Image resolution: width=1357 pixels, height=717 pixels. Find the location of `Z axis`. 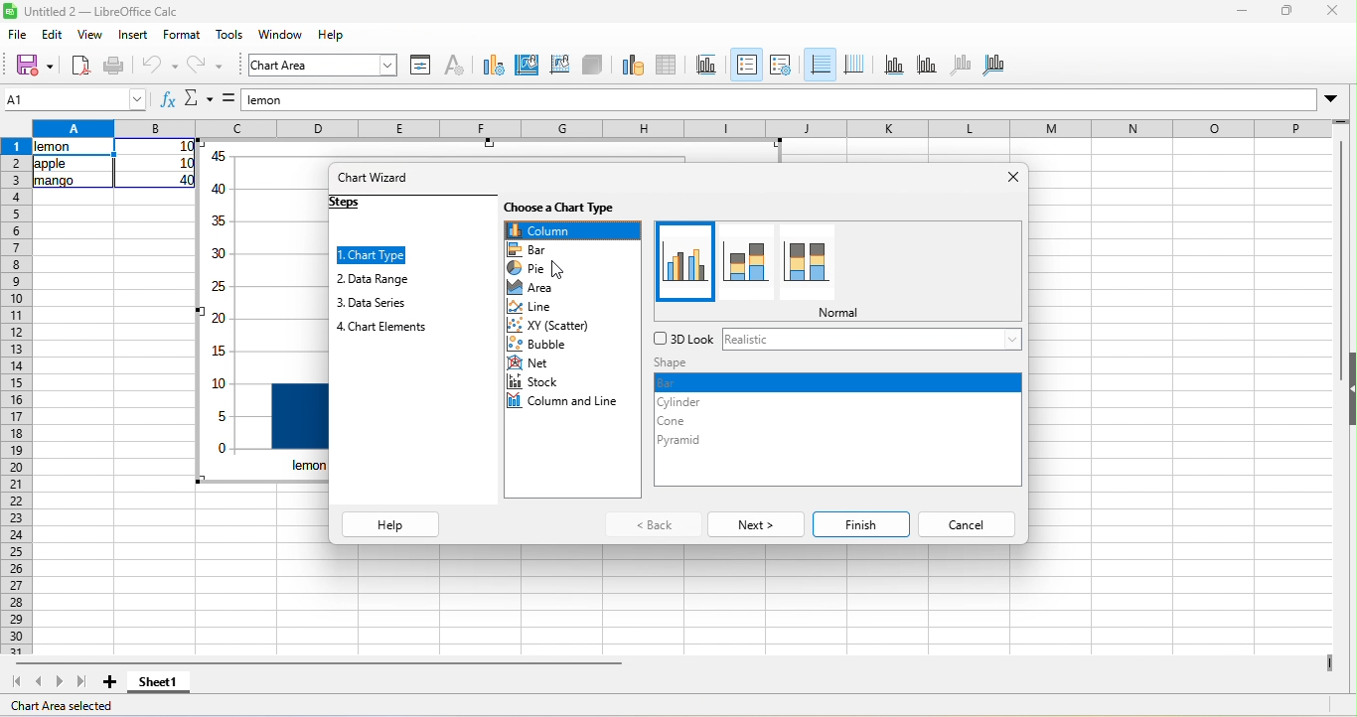

Z axis is located at coordinates (963, 66).